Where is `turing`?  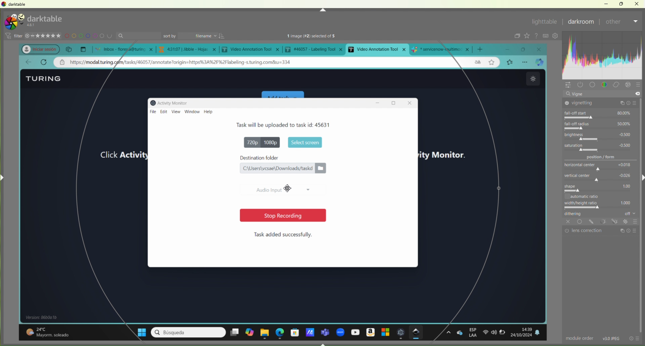
turing is located at coordinates (41, 20).